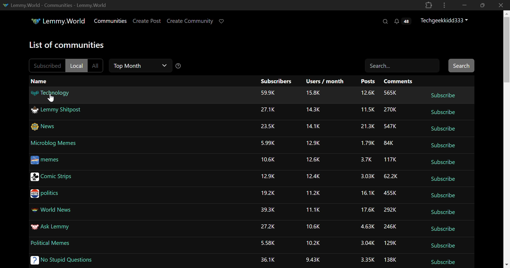  I want to click on News, so click(45, 126).